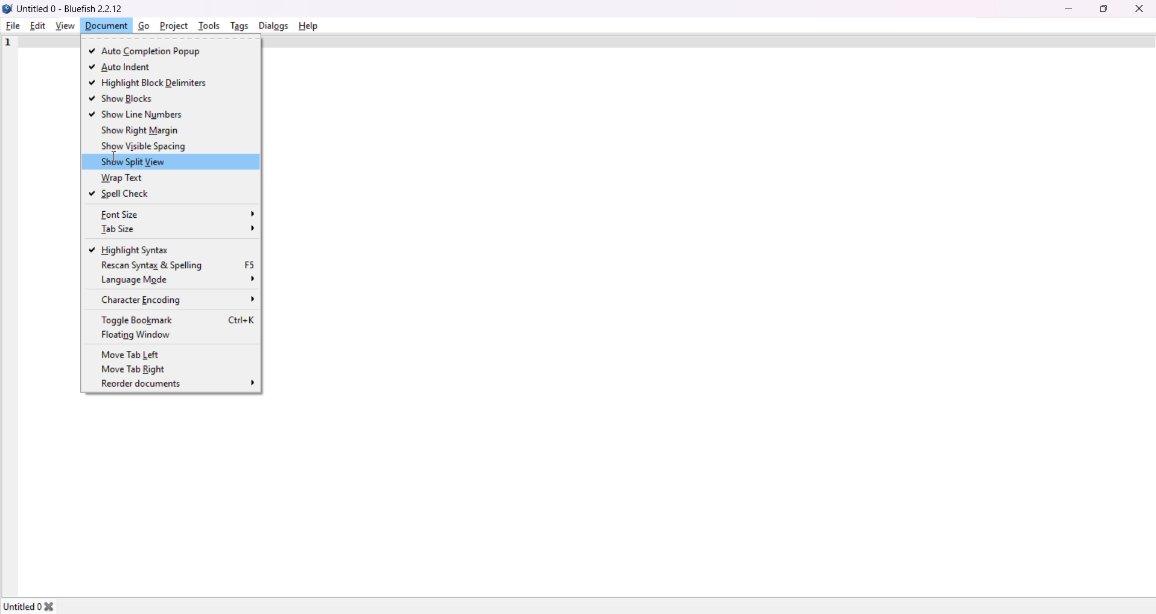  I want to click on minimize, so click(1068, 8).